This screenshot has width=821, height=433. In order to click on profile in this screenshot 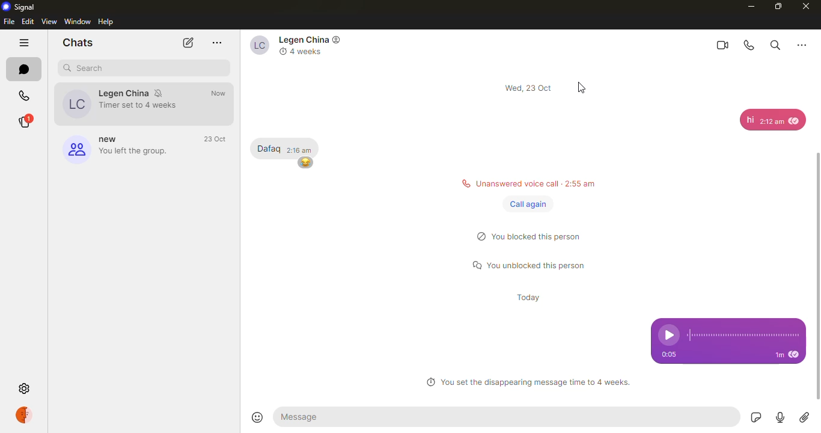, I will do `click(28, 416)`.